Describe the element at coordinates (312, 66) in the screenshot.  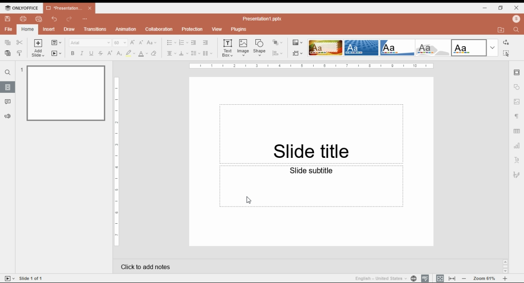
I see `Page Scale` at that location.